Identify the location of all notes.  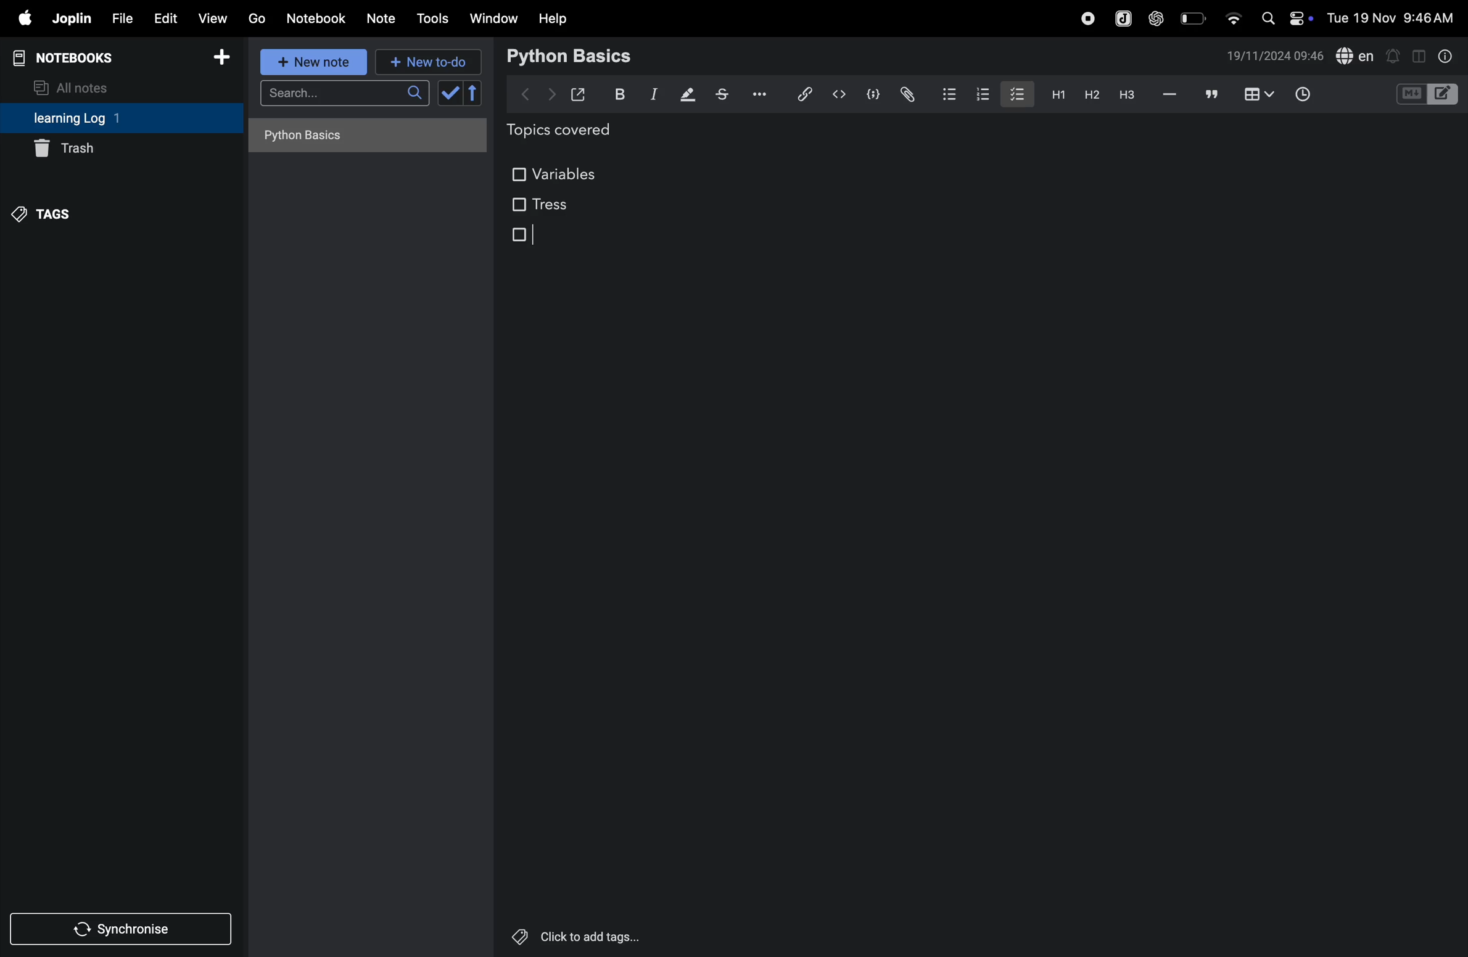
(78, 86).